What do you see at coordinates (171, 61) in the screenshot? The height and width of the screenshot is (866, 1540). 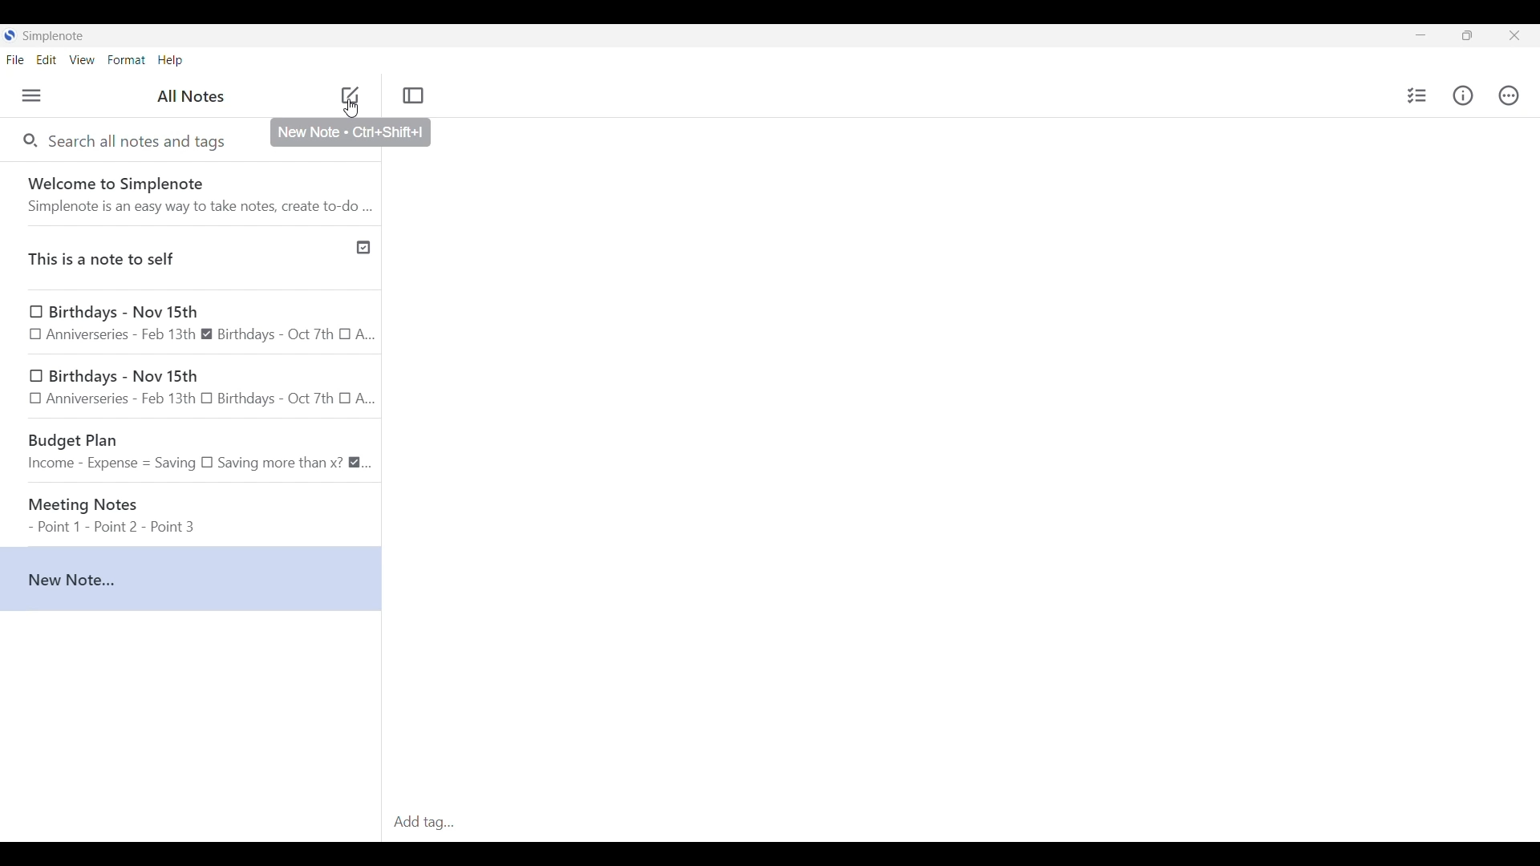 I see `Help menu` at bounding box center [171, 61].